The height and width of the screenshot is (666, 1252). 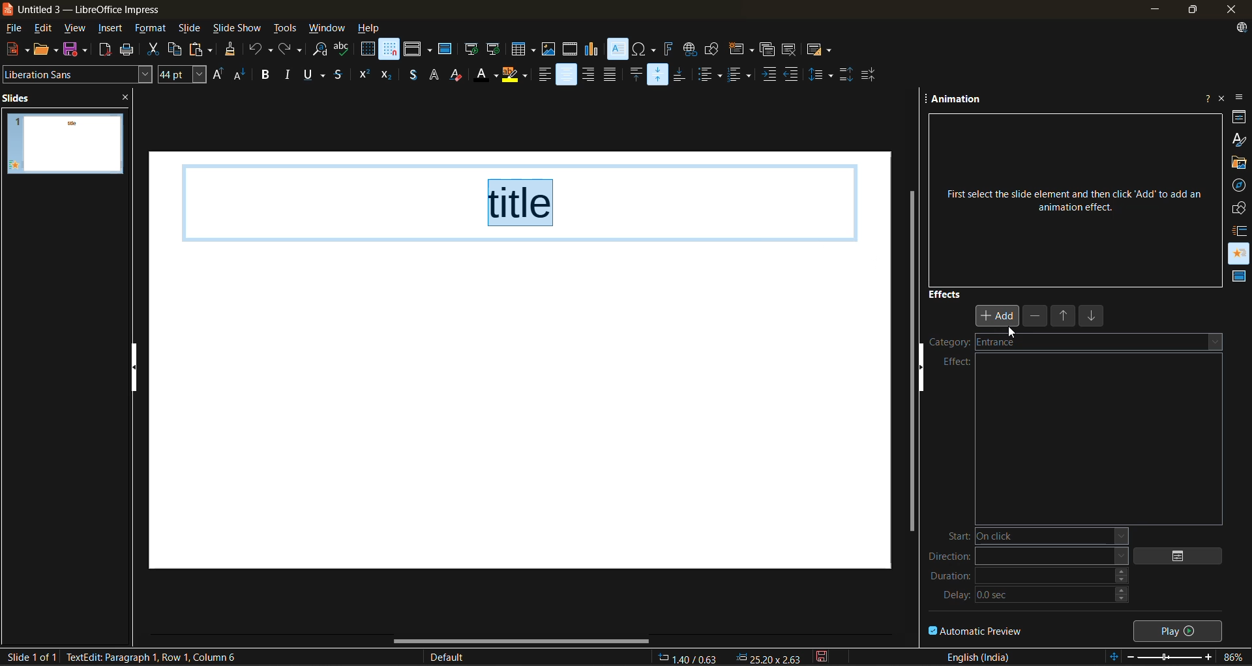 What do you see at coordinates (241, 77) in the screenshot?
I see `decrease font size` at bounding box center [241, 77].